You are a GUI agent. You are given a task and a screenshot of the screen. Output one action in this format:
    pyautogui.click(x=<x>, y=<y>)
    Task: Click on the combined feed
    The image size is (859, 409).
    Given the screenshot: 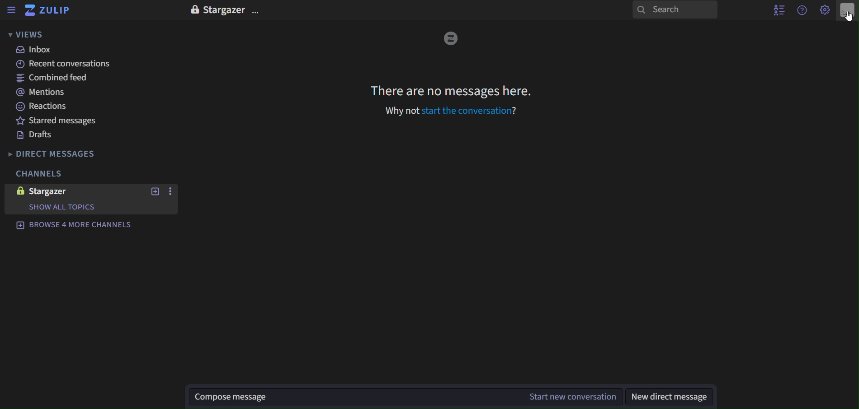 What is the action you would take?
    pyautogui.click(x=54, y=78)
    